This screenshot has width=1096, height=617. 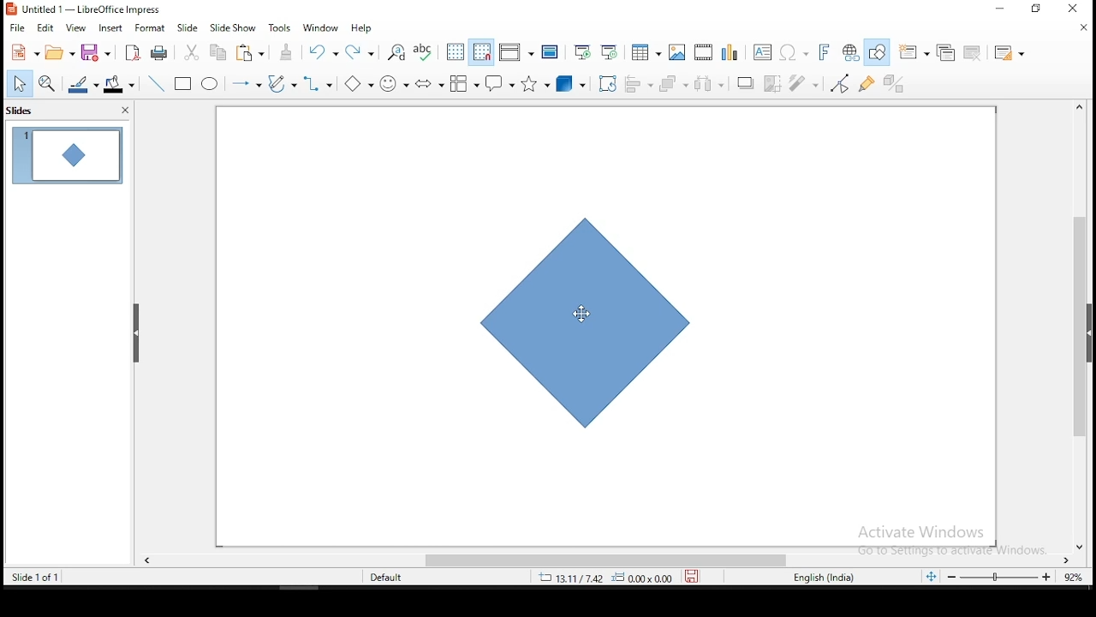 I want to click on slide, so click(x=186, y=27).